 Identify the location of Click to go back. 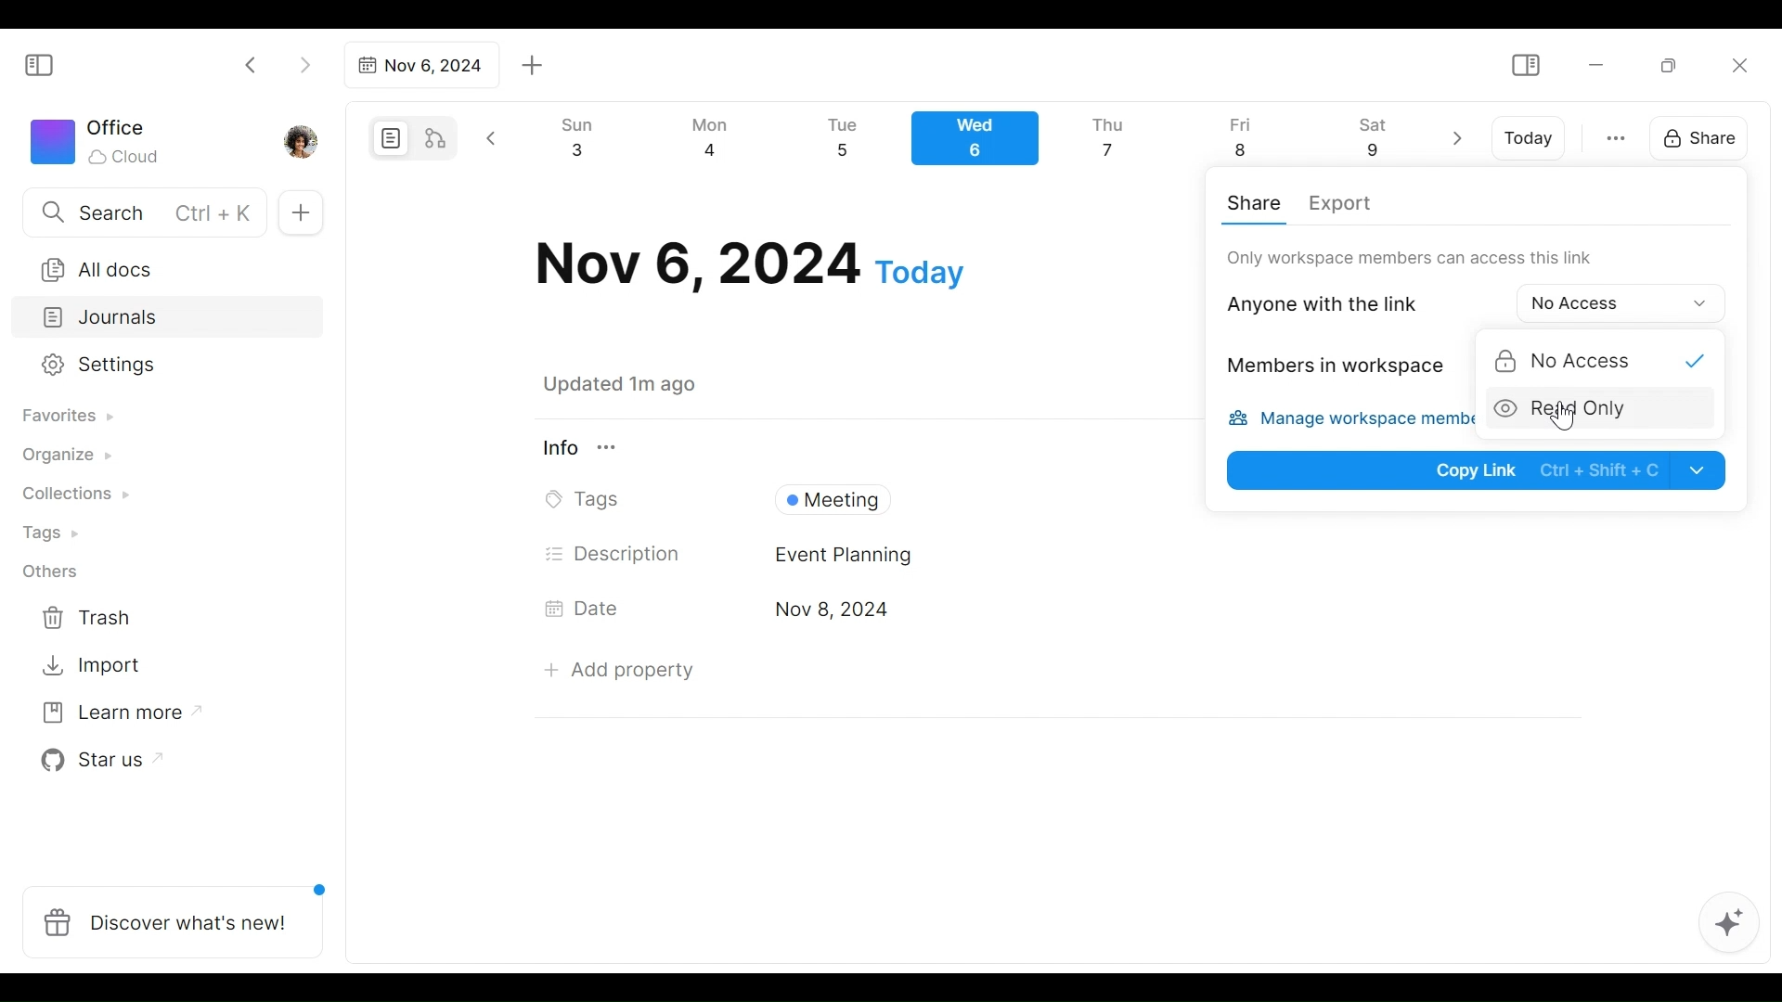
(252, 63).